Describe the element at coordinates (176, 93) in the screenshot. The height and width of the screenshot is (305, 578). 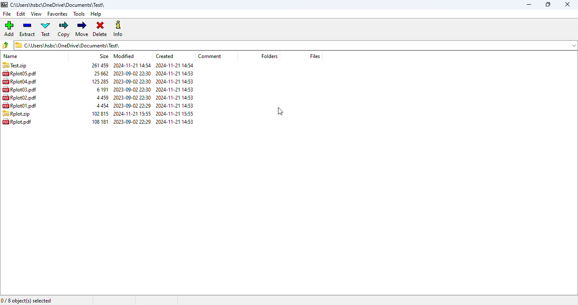
I see `created date & time` at that location.